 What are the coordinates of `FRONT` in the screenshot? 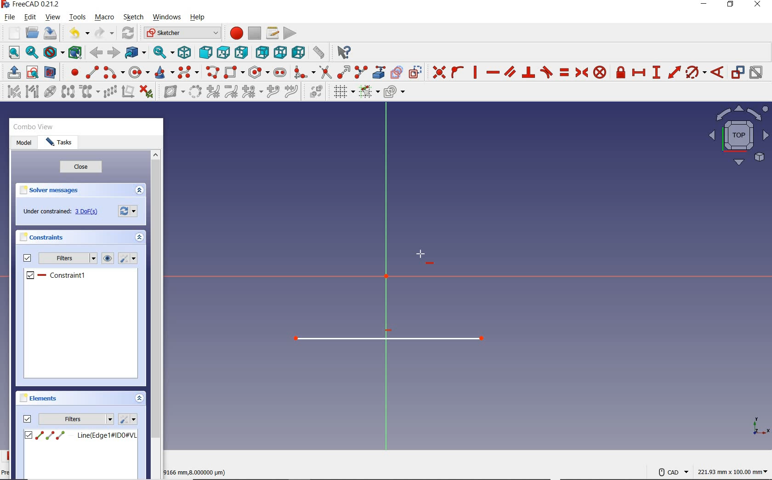 It's located at (206, 51).